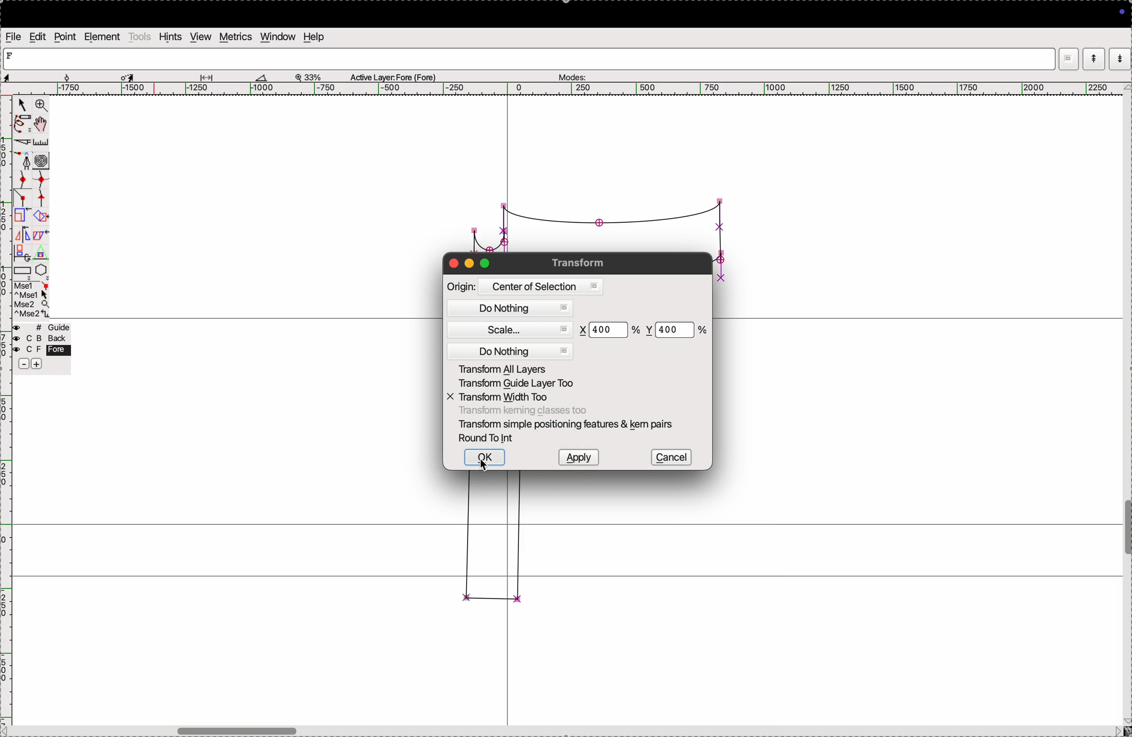 This screenshot has width=1132, height=737. What do you see at coordinates (515, 384) in the screenshot?
I see `trabsform guide layers` at bounding box center [515, 384].